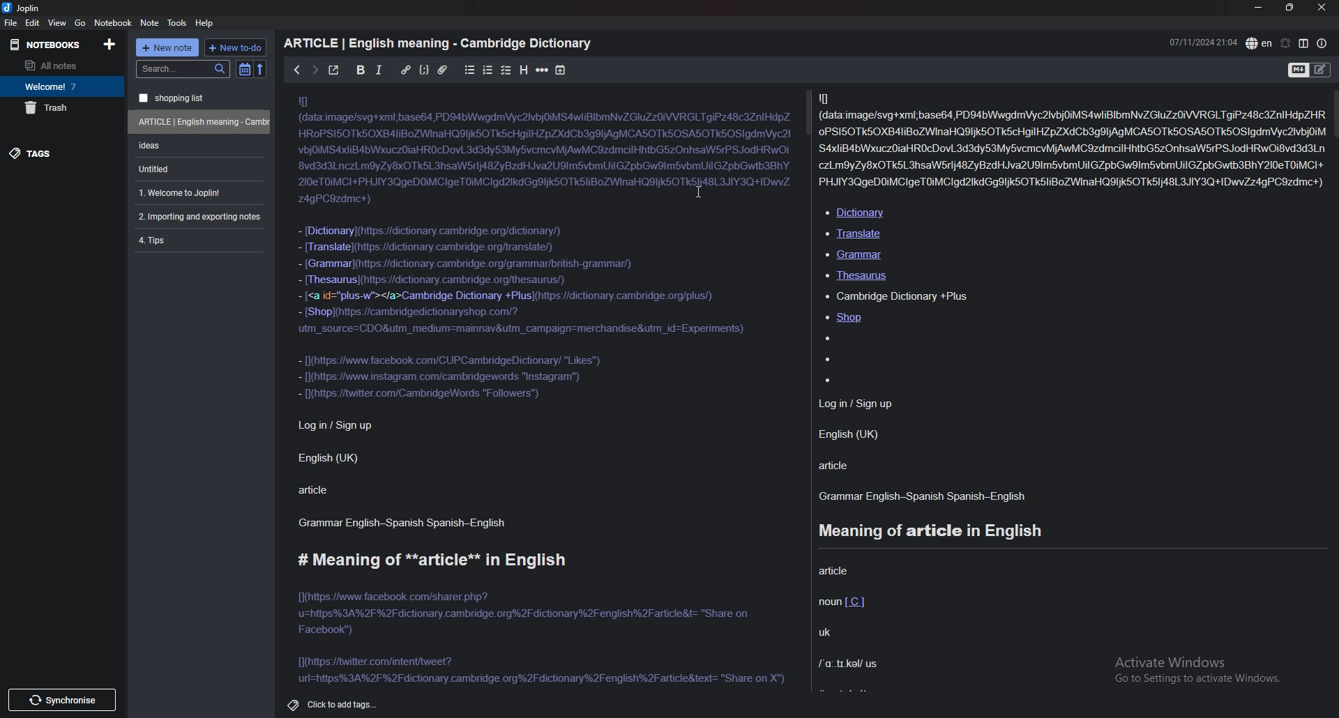 The image size is (1339, 718). Describe the element at coordinates (379, 70) in the screenshot. I see `italic` at that location.